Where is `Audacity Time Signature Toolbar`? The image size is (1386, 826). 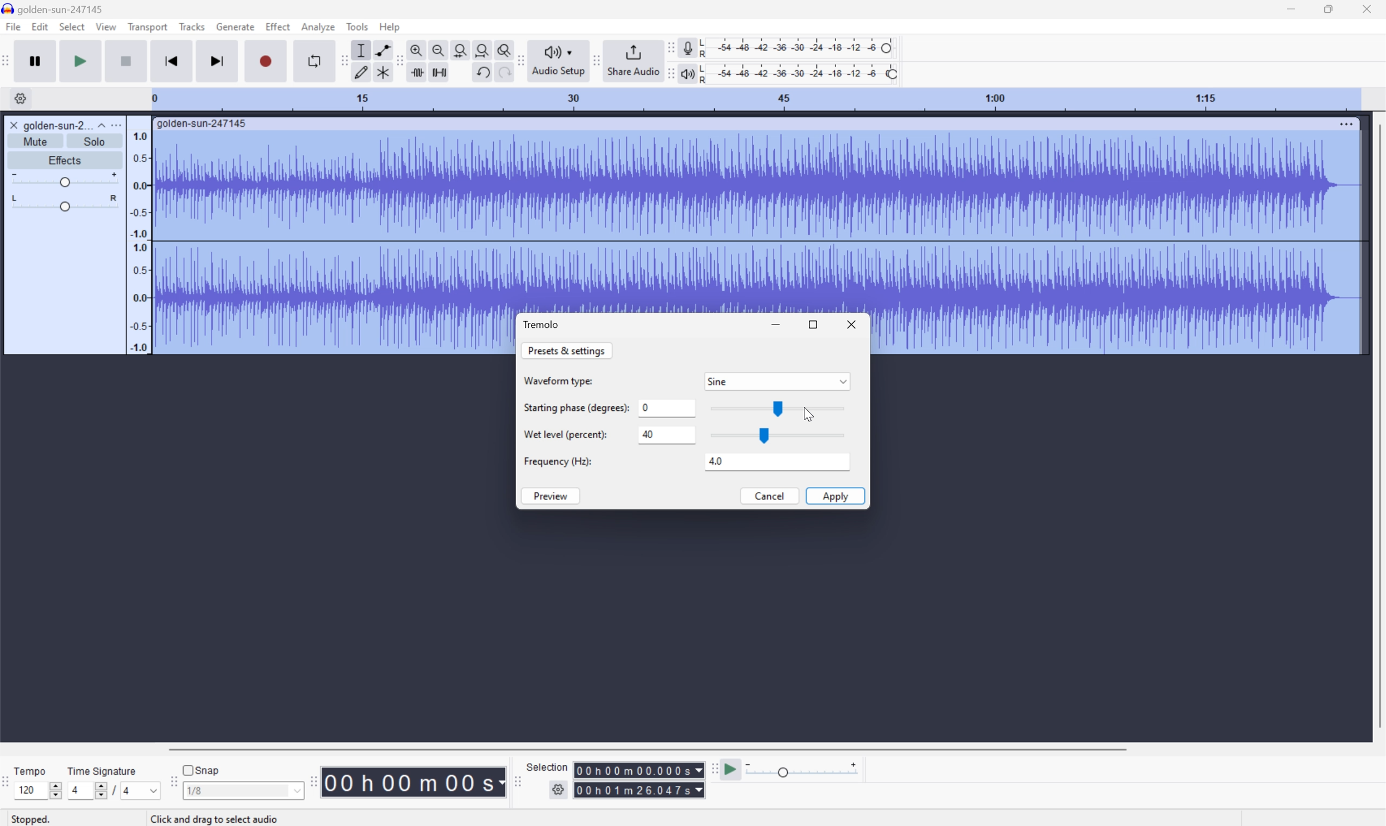
Audacity Time Signature Toolbar is located at coordinates (9, 784).